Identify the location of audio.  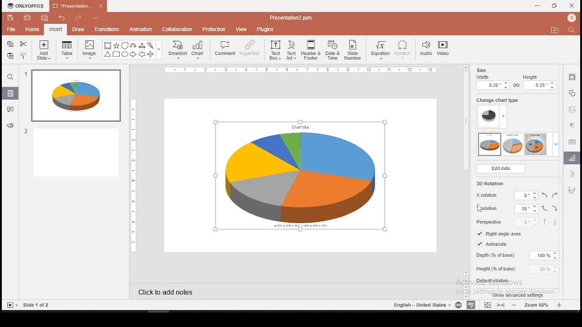
(426, 49).